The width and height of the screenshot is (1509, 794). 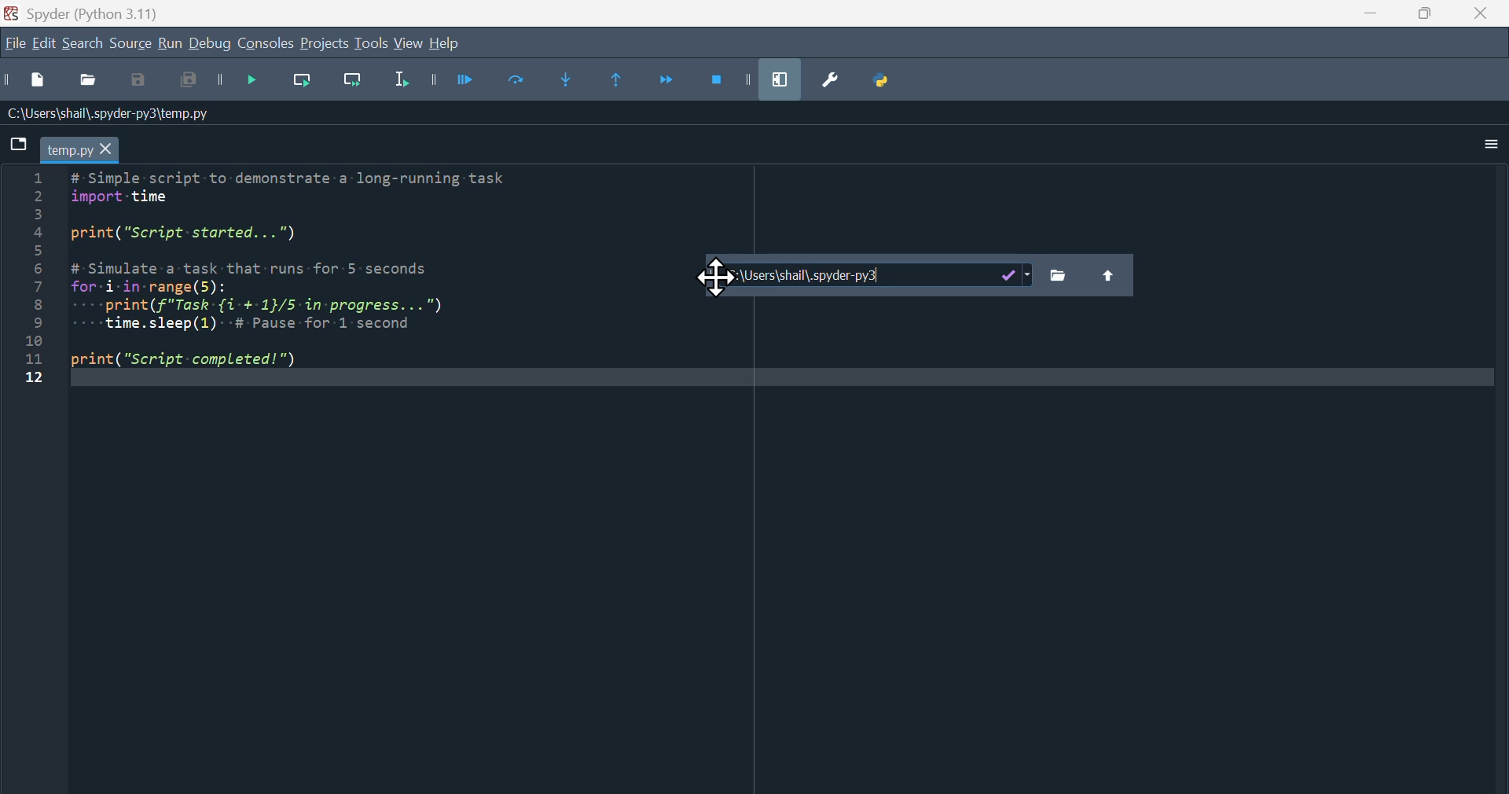 I want to click on File, so click(x=16, y=46).